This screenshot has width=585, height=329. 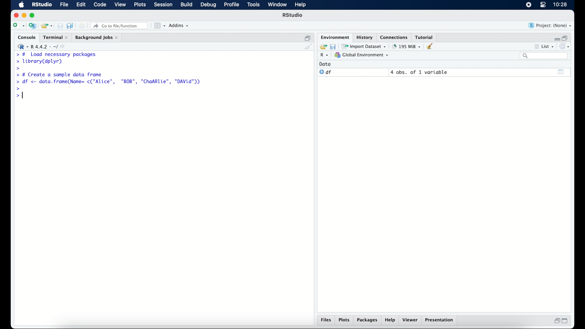 I want to click on debug, so click(x=208, y=5).